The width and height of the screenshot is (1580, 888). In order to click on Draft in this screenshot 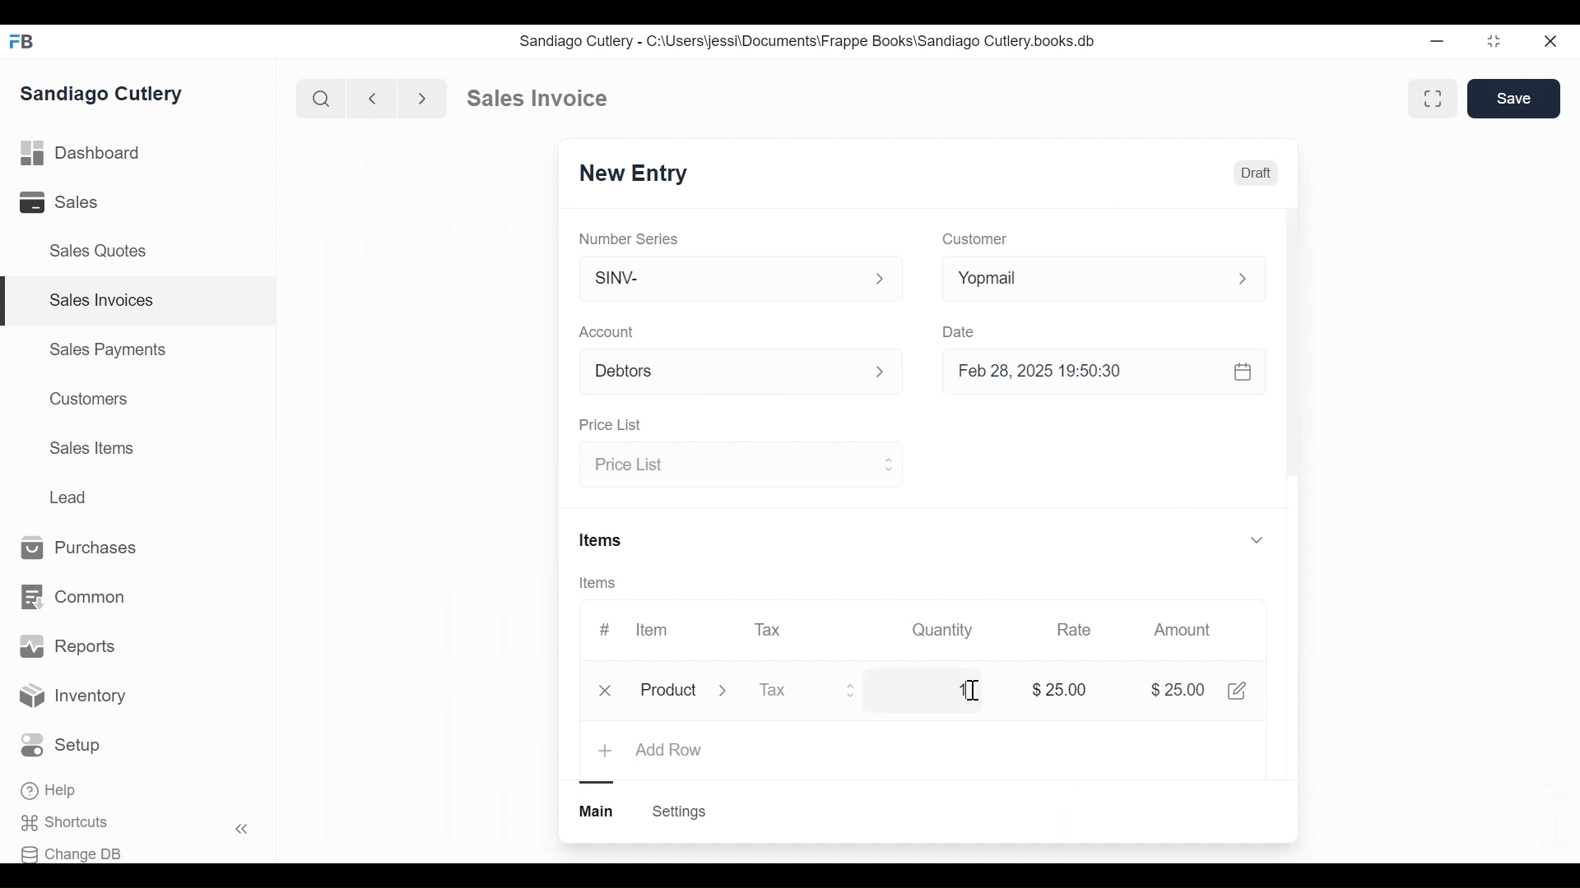, I will do `click(1255, 173)`.